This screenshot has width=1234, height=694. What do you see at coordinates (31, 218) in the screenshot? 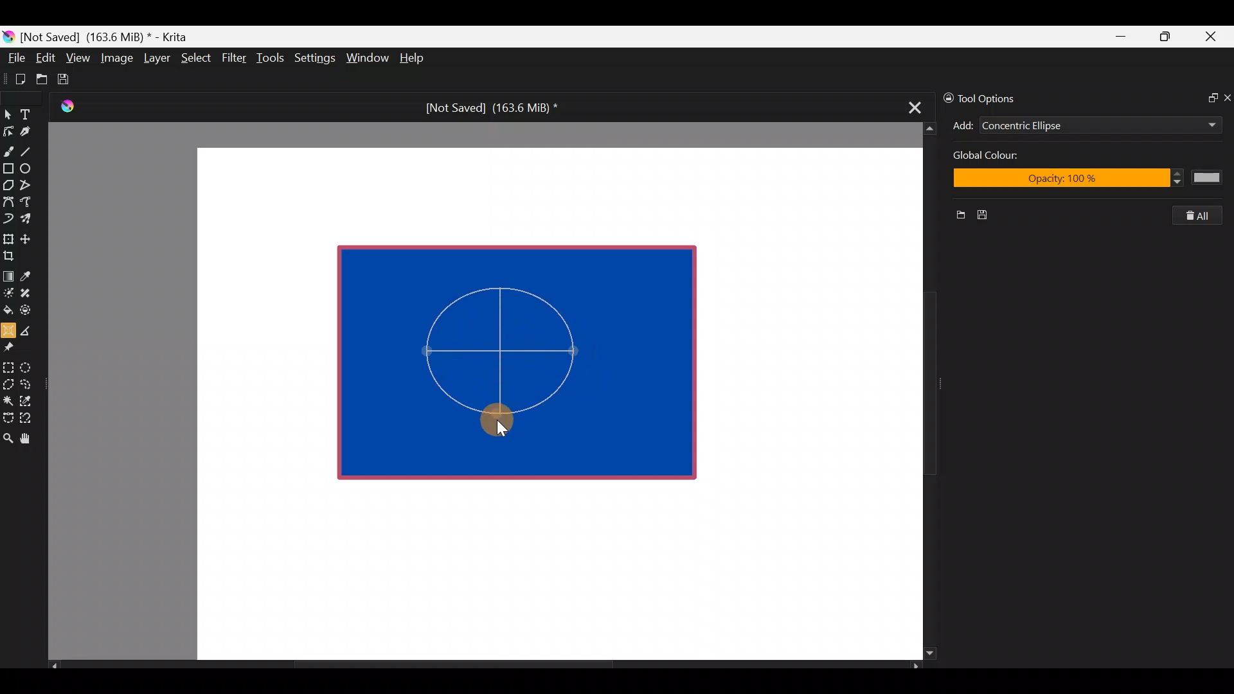
I see `Multibrush tool` at bounding box center [31, 218].